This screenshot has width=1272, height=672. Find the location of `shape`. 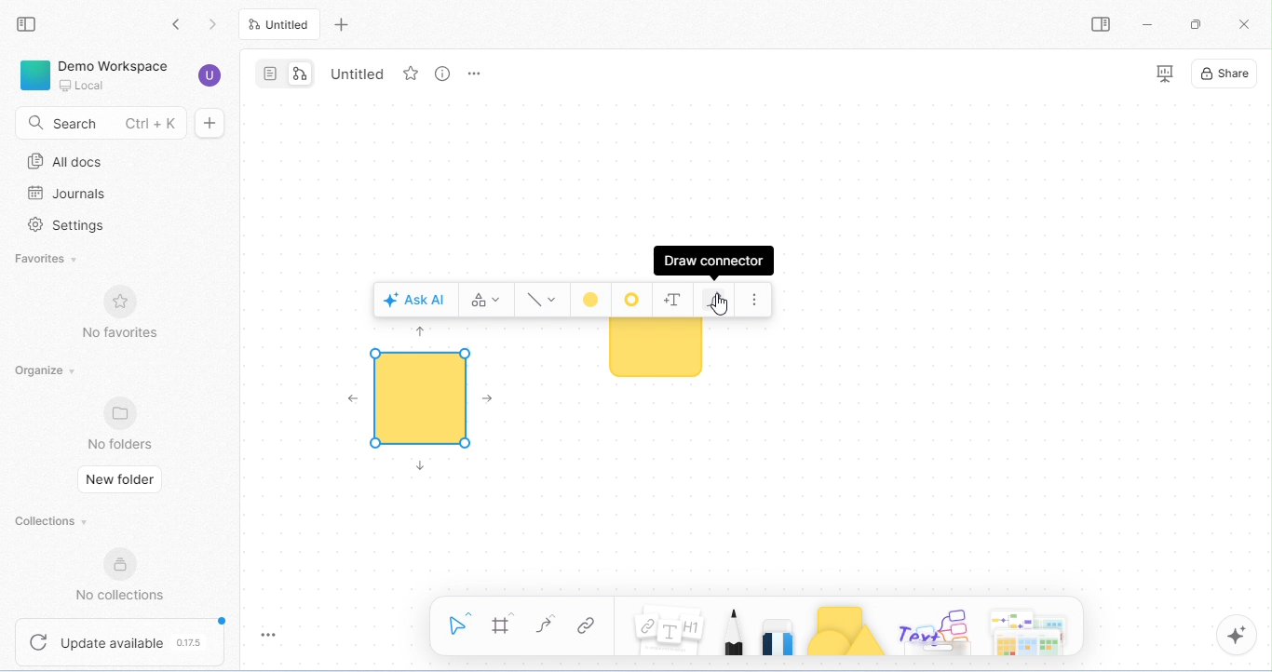

shape is located at coordinates (421, 397).